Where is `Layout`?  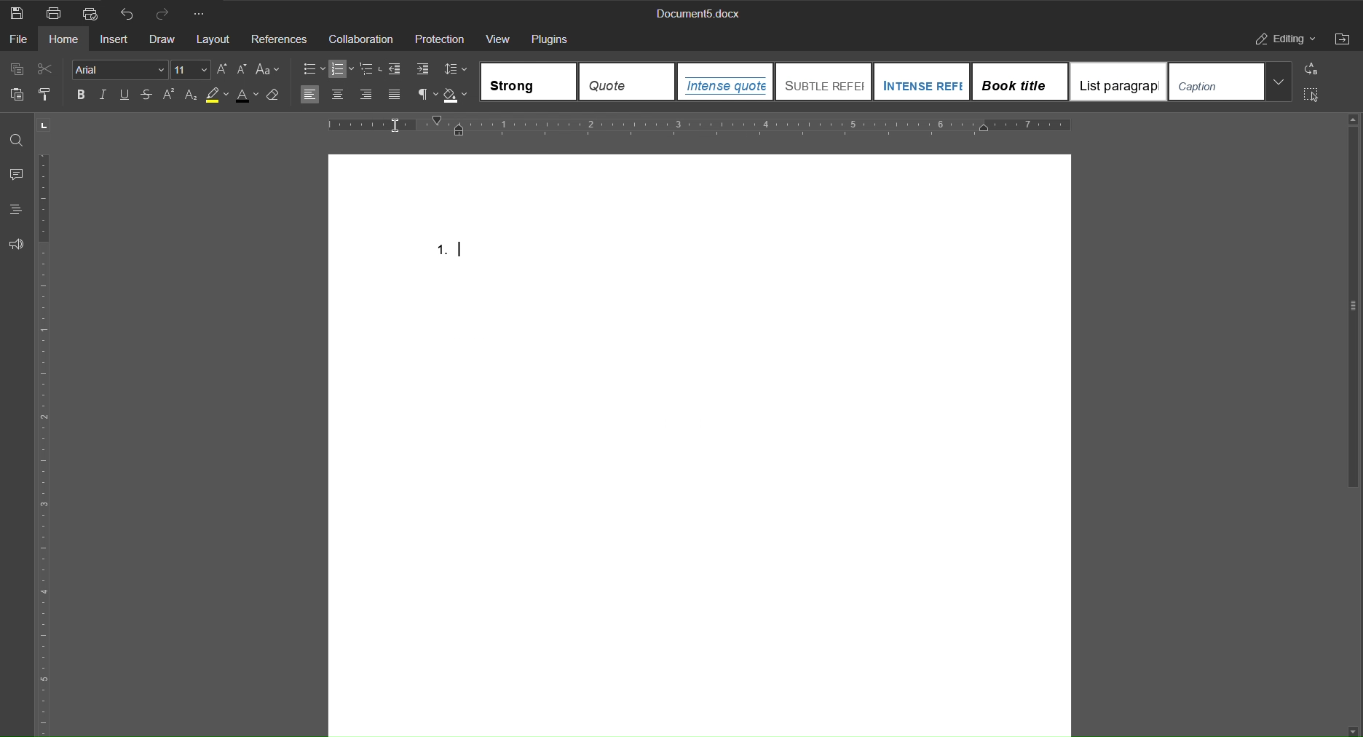 Layout is located at coordinates (217, 41).